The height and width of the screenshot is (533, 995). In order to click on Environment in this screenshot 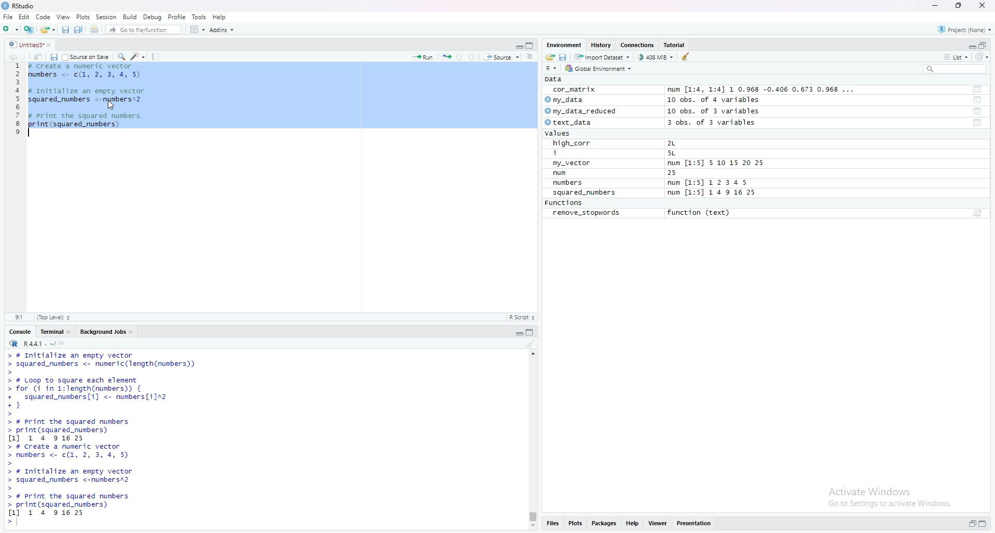, I will do `click(564, 45)`.